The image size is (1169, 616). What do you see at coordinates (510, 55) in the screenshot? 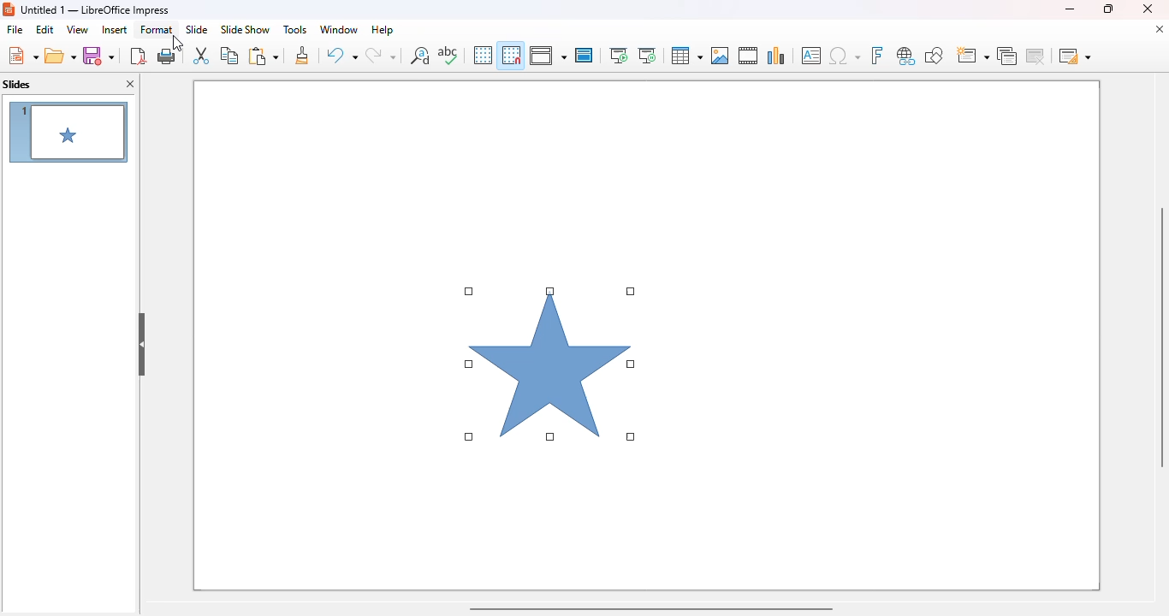
I see `snap to grid` at bounding box center [510, 55].